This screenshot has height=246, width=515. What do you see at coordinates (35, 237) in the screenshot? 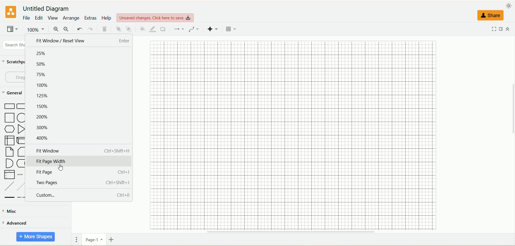
I see `more shapes` at bounding box center [35, 237].